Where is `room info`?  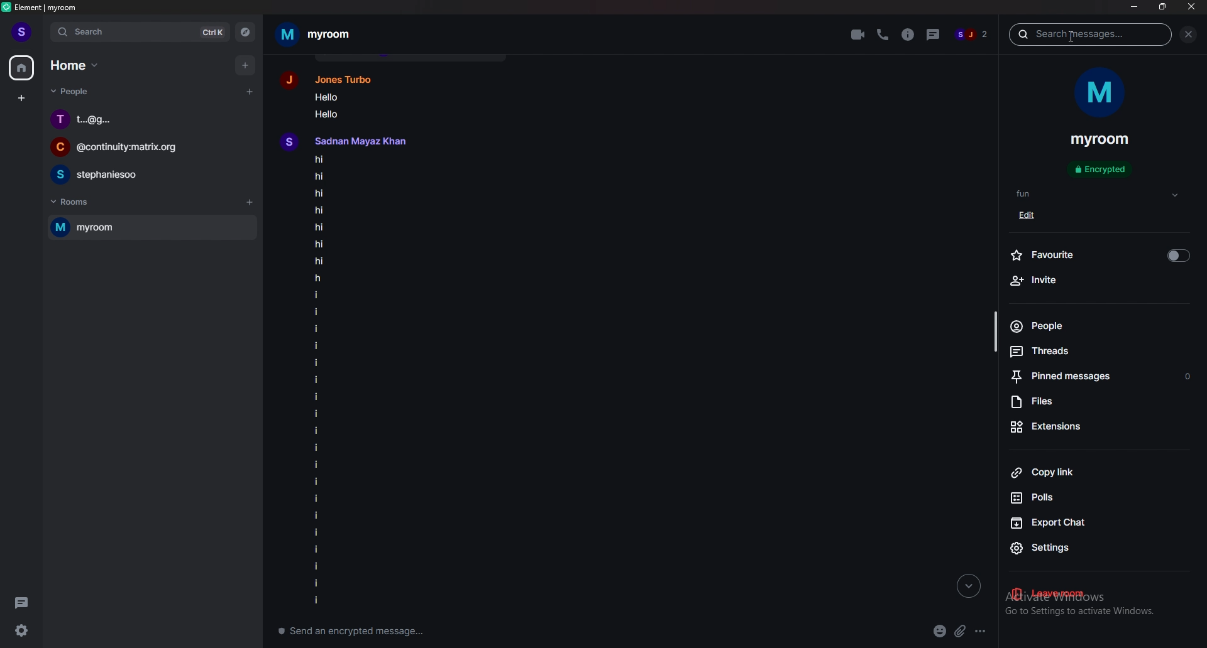
room info is located at coordinates (904, 35).